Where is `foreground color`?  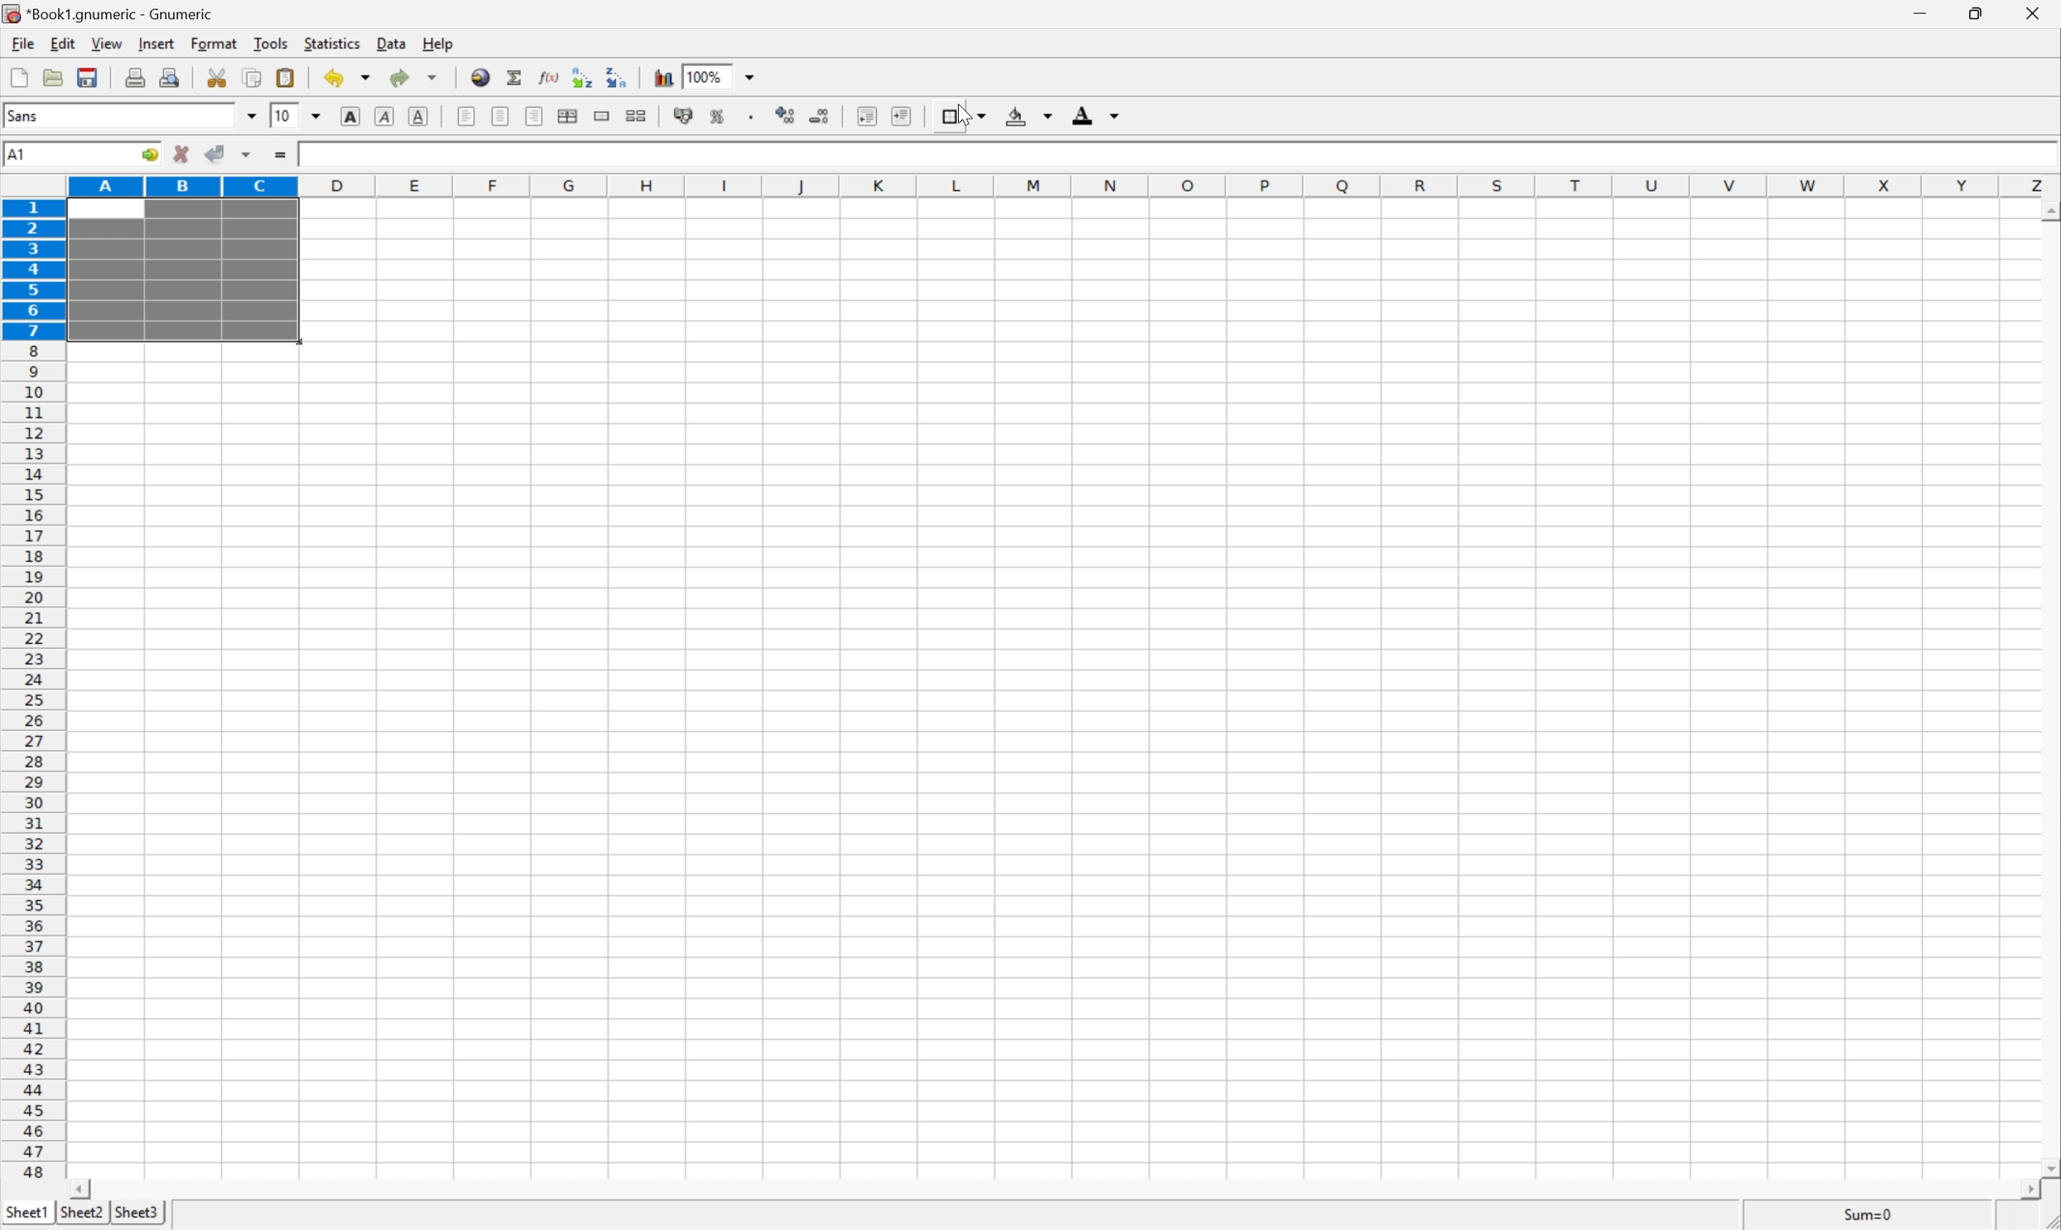 foreground color is located at coordinates (1096, 114).